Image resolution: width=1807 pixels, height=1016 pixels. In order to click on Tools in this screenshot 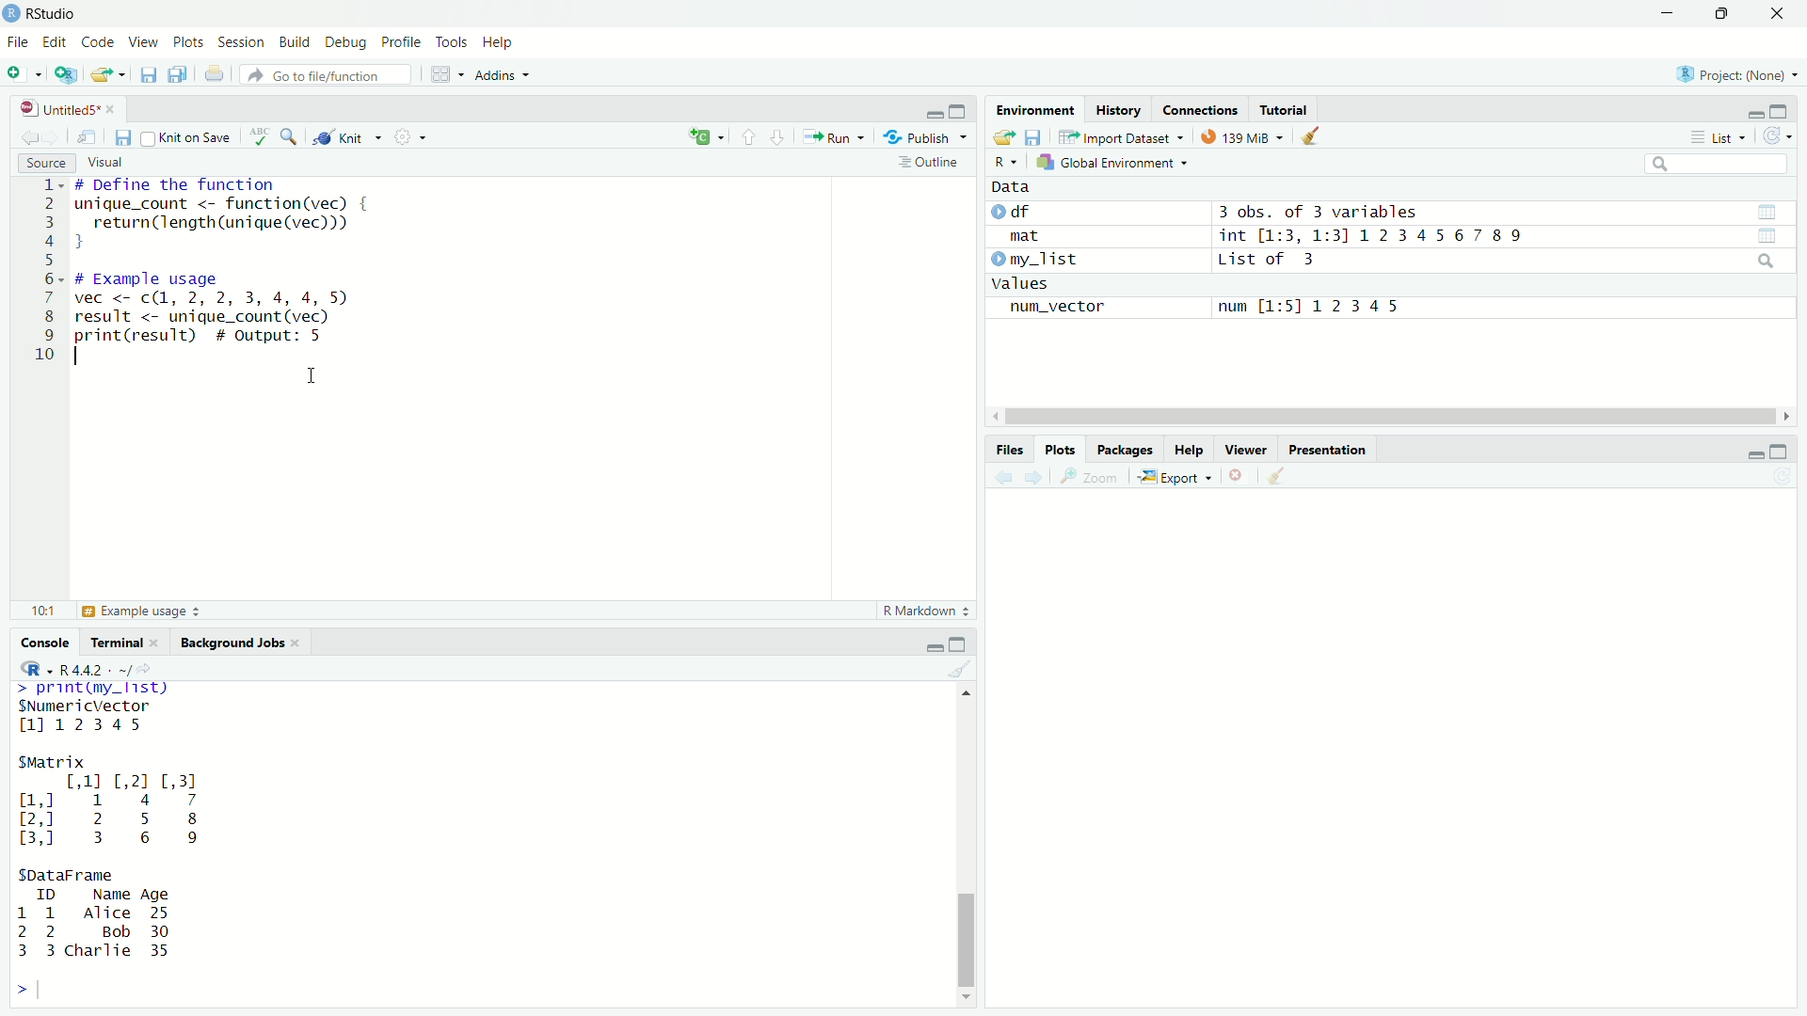, I will do `click(454, 40)`.